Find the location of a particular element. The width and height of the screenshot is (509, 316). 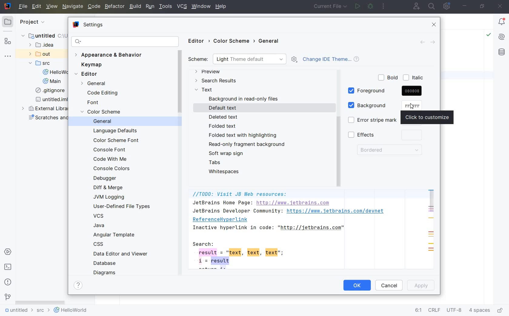

KEYMAP is located at coordinates (93, 65).